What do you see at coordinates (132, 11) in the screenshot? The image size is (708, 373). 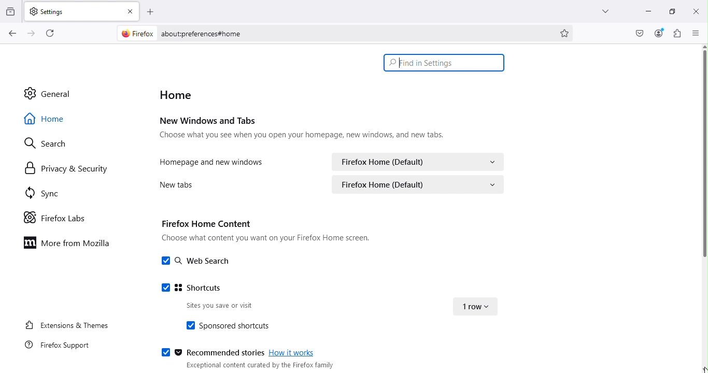 I see `Close tab` at bounding box center [132, 11].